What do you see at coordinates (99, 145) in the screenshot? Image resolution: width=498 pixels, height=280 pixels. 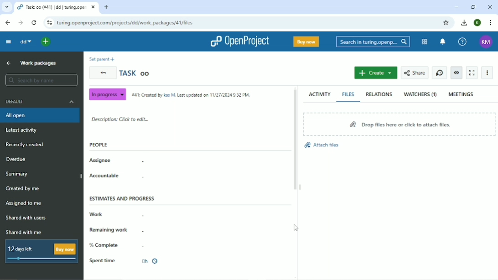 I see `People` at bounding box center [99, 145].